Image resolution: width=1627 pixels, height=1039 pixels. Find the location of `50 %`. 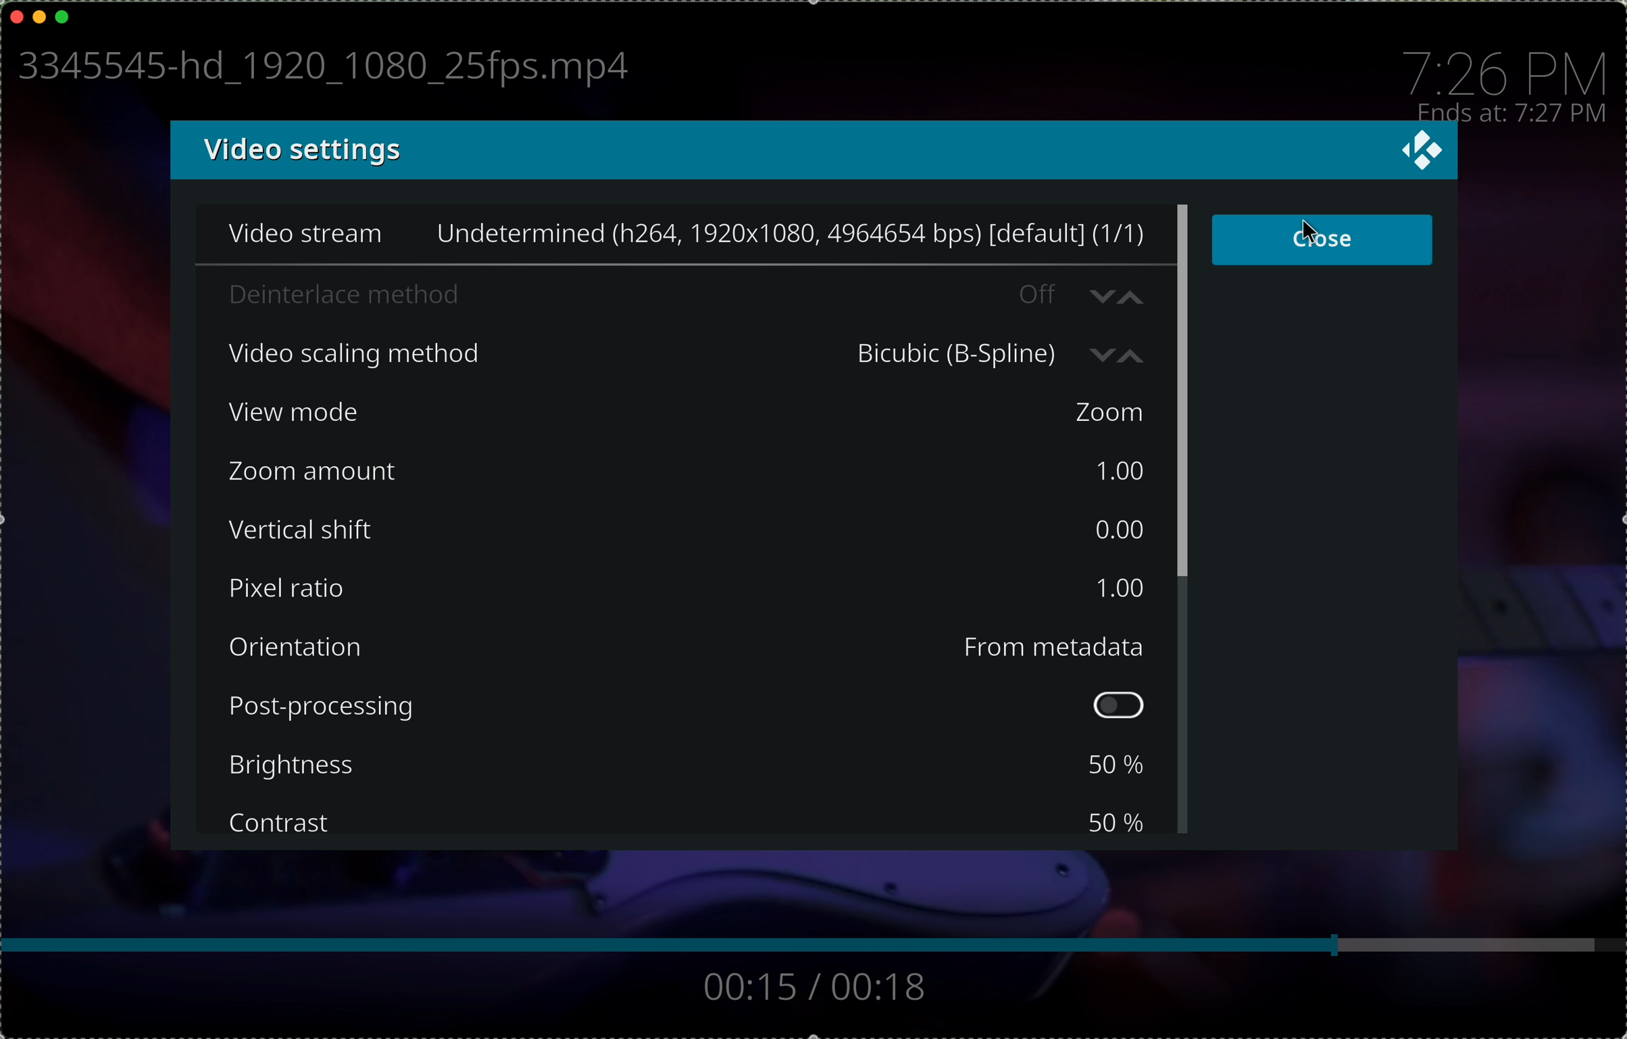

50 % is located at coordinates (1122, 765).